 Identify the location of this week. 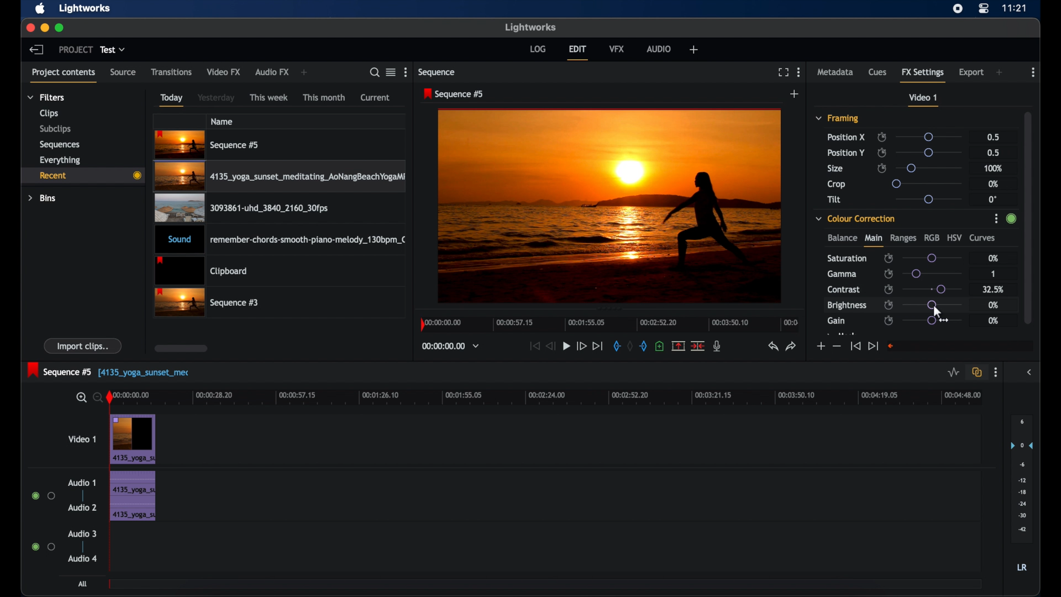
(269, 98).